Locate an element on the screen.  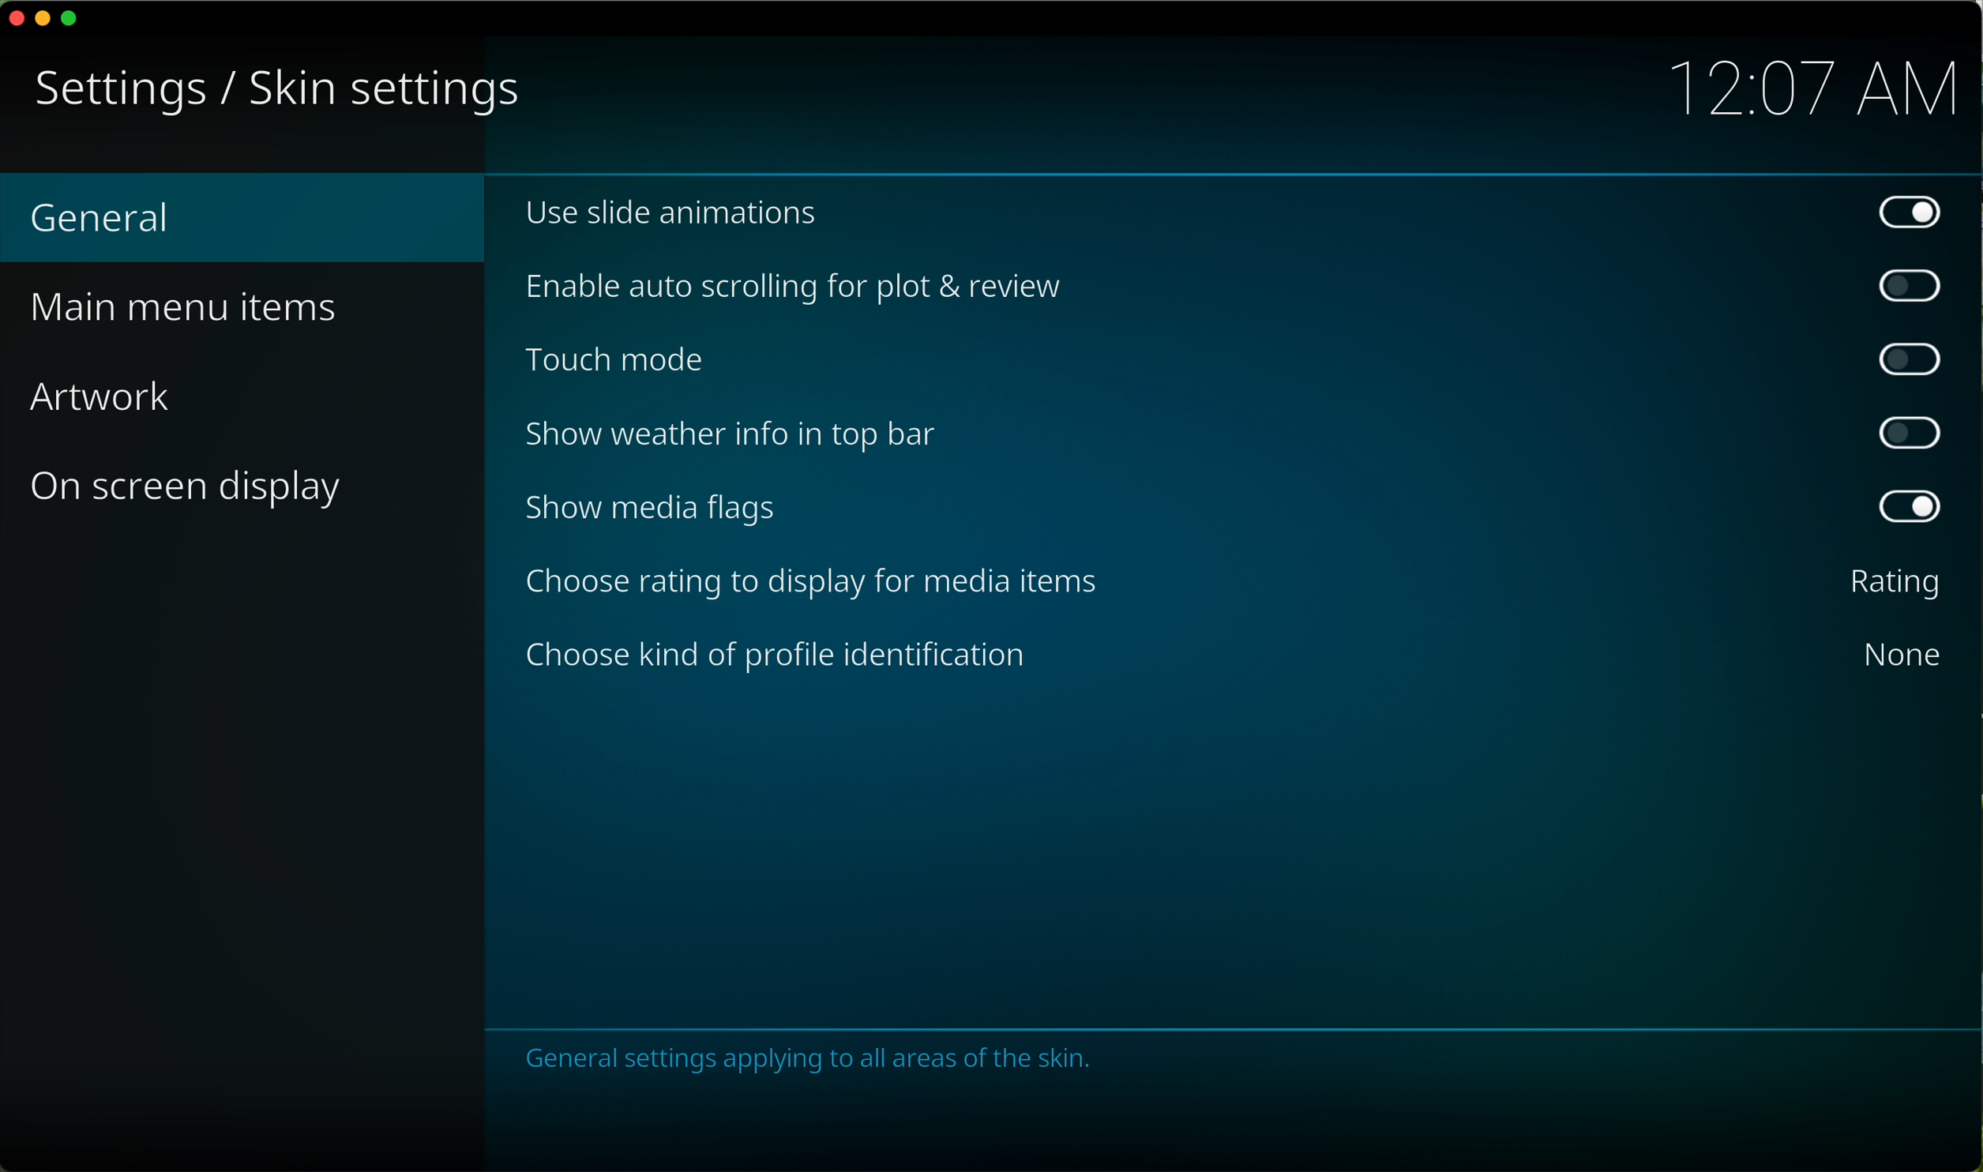
general is located at coordinates (103, 213).